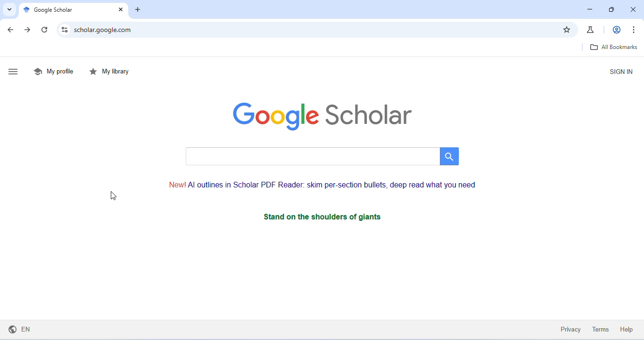 The width and height of the screenshot is (644, 340). I want to click on go forward, so click(28, 30).